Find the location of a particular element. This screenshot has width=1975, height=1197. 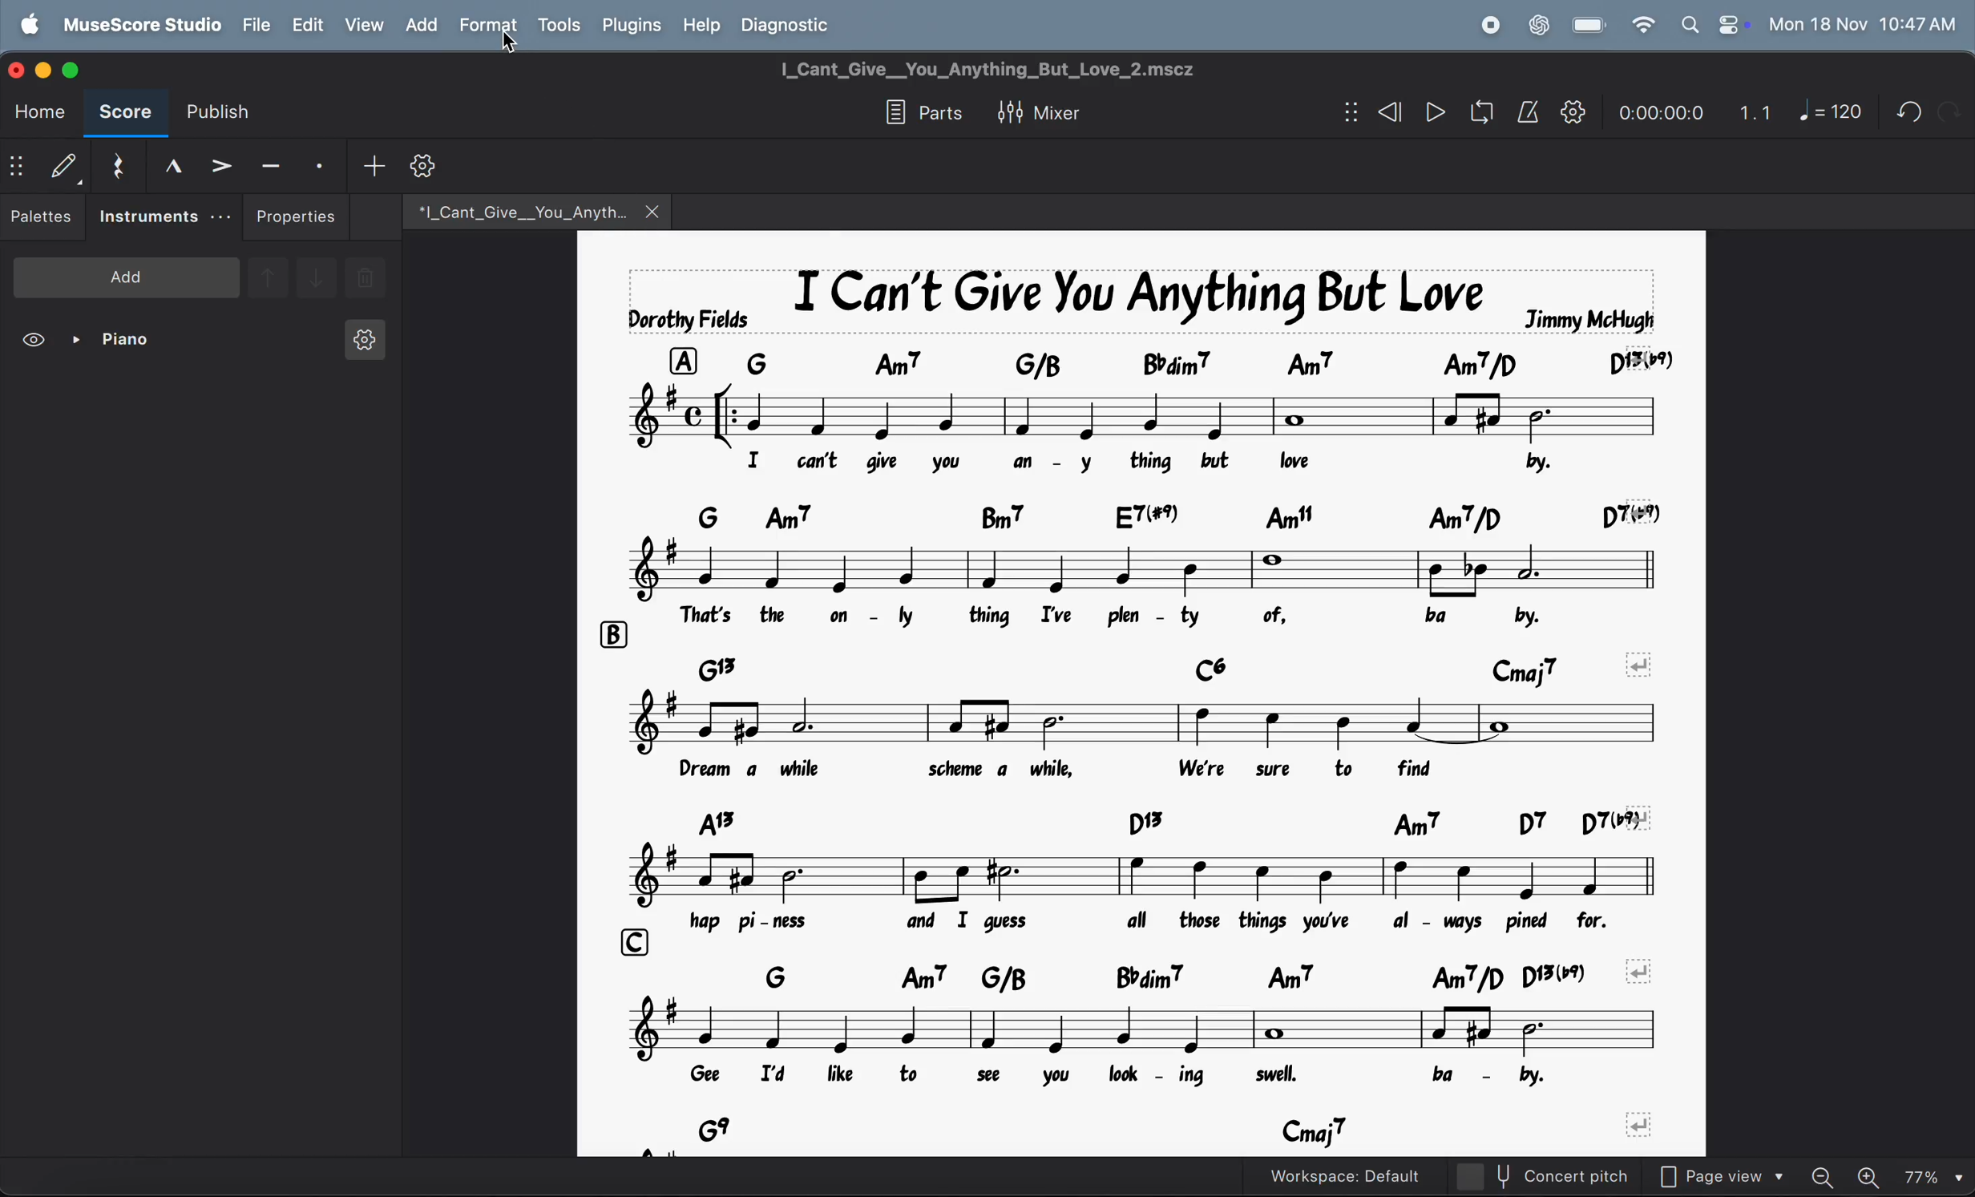

wifi is located at coordinates (1641, 26).